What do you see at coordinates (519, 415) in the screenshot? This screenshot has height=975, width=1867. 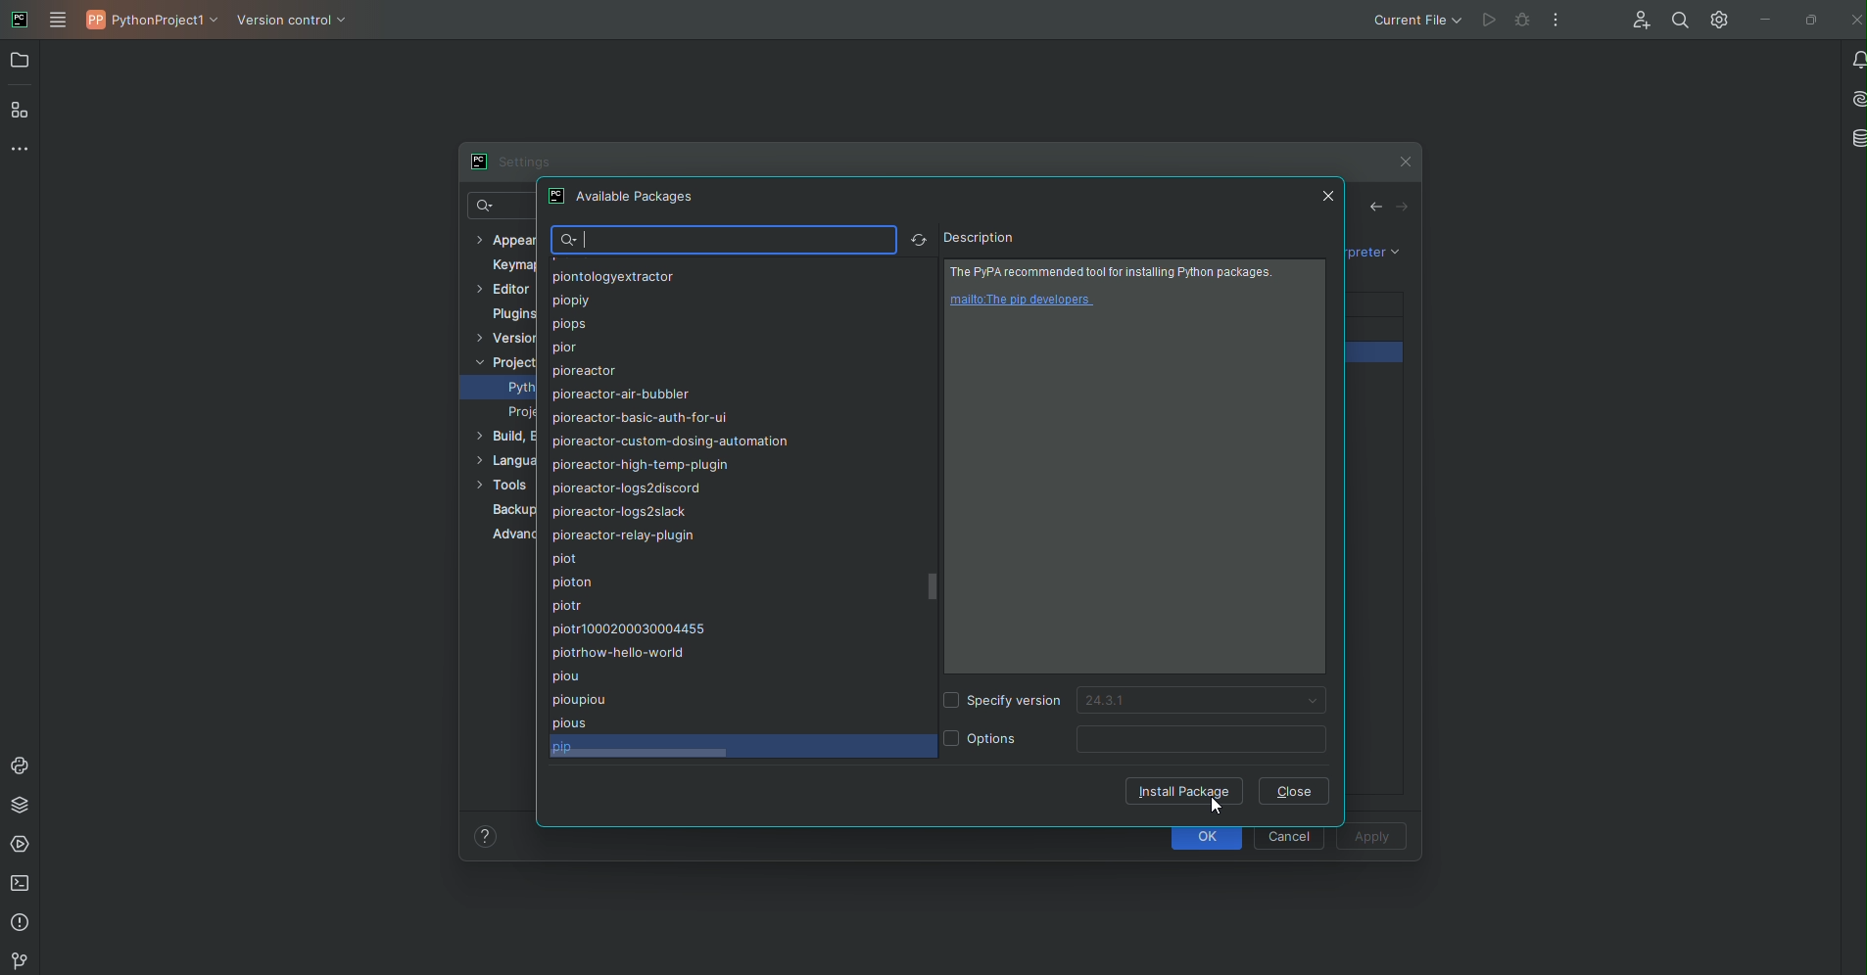 I see `Project Structure` at bounding box center [519, 415].